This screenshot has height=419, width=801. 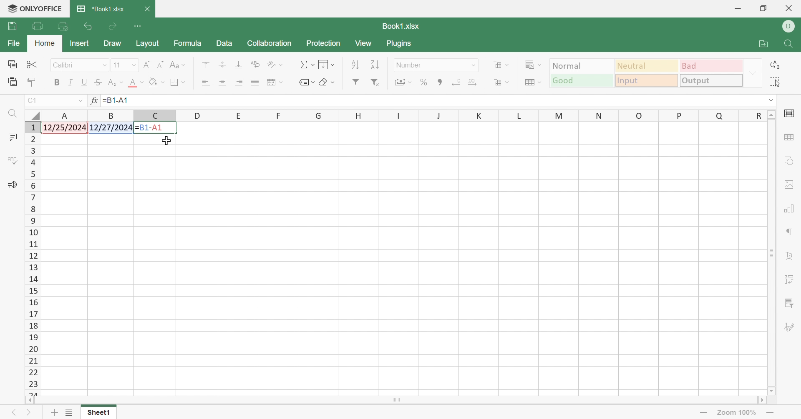 I want to click on Find, so click(x=13, y=114).